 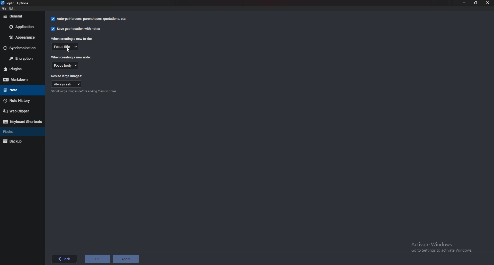 What do you see at coordinates (20, 90) in the screenshot?
I see `note` at bounding box center [20, 90].